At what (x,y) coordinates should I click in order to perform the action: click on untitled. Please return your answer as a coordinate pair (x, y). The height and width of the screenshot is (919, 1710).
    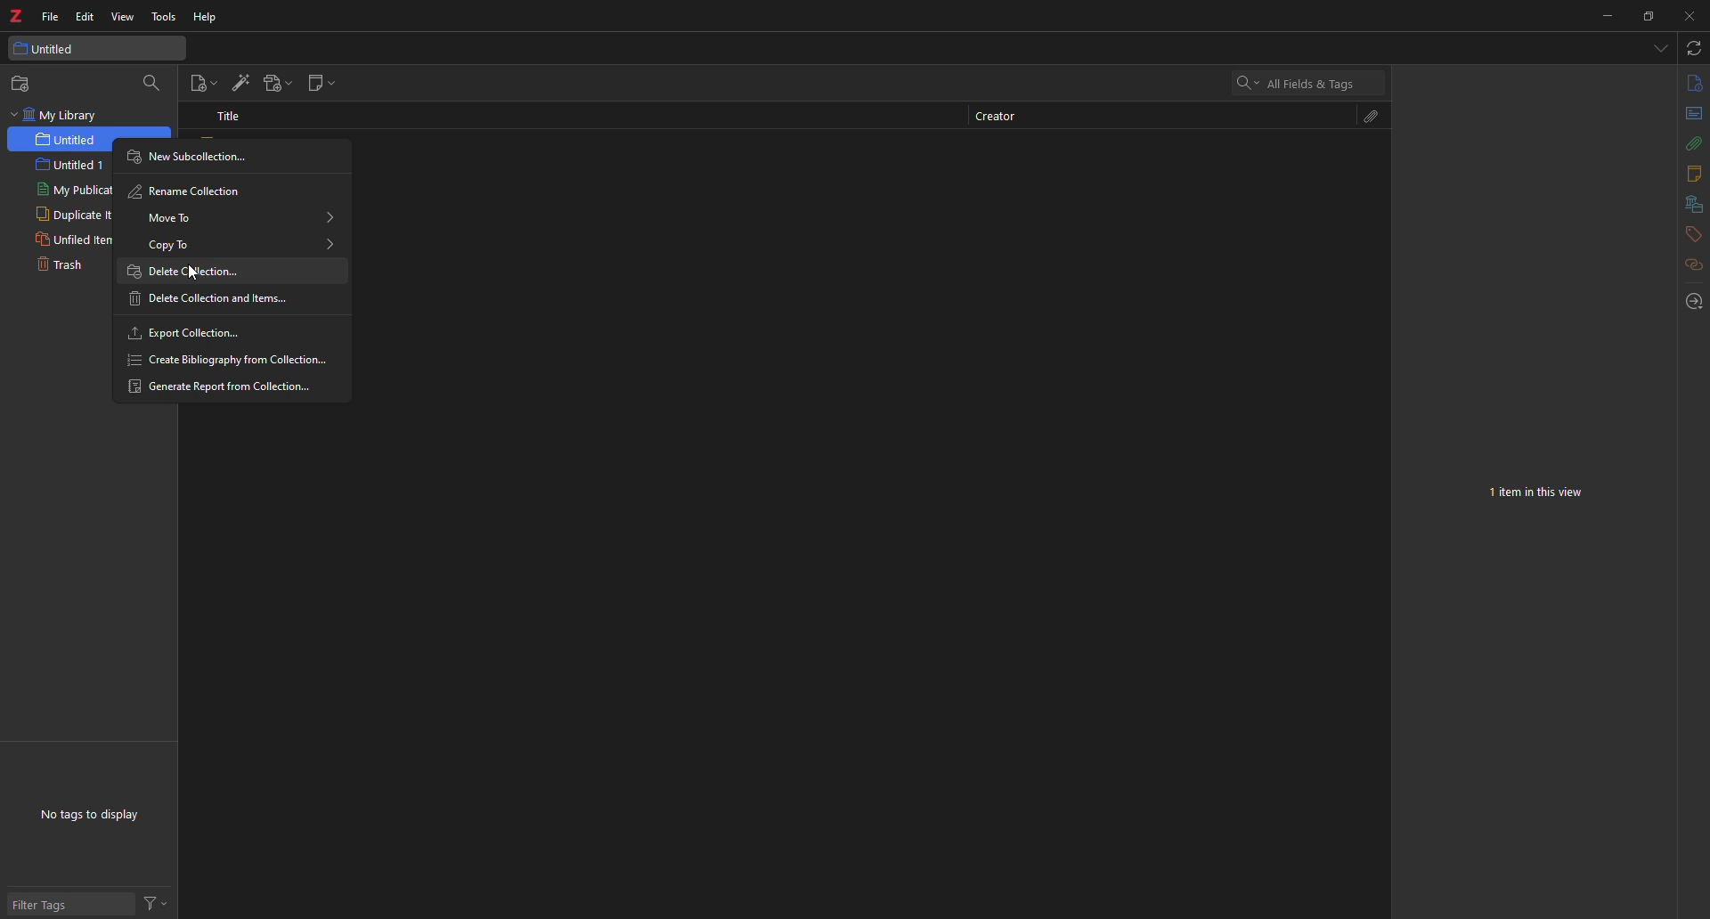
    Looking at the image, I should click on (45, 48).